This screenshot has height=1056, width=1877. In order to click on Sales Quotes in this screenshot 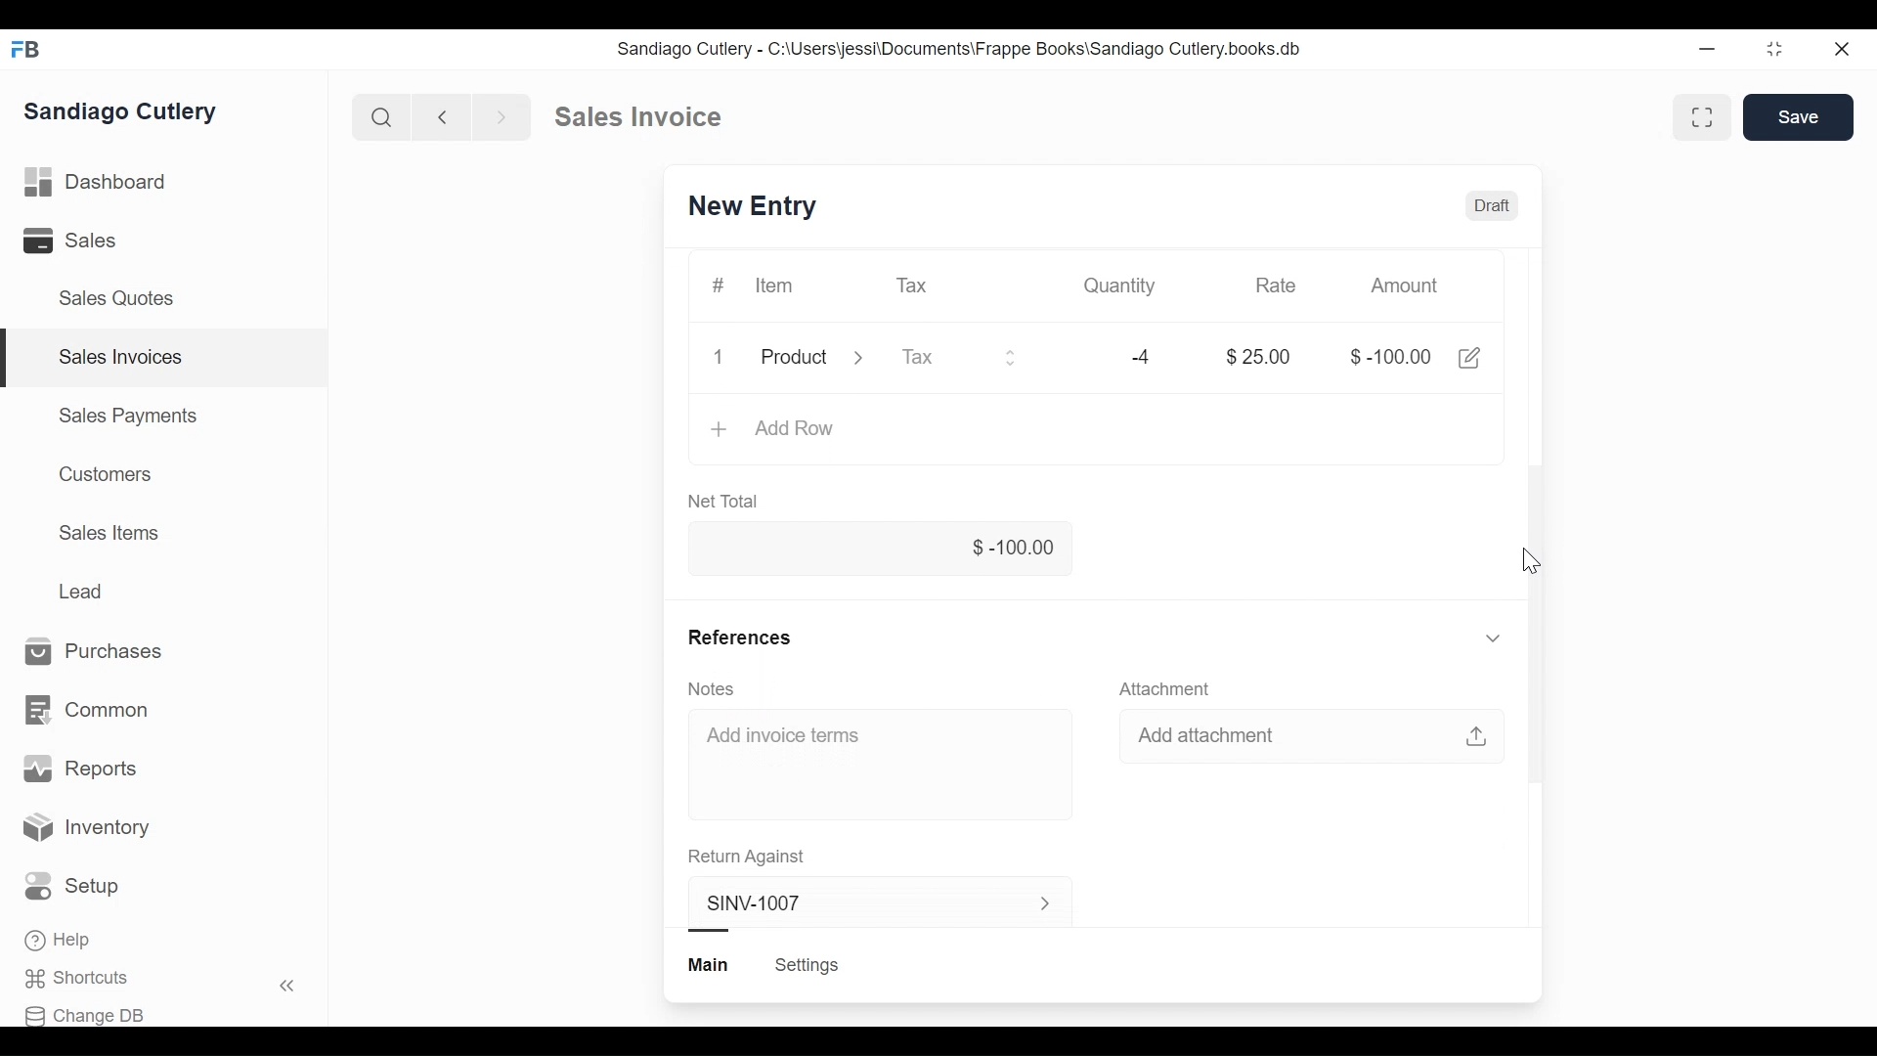, I will do `click(119, 298)`.